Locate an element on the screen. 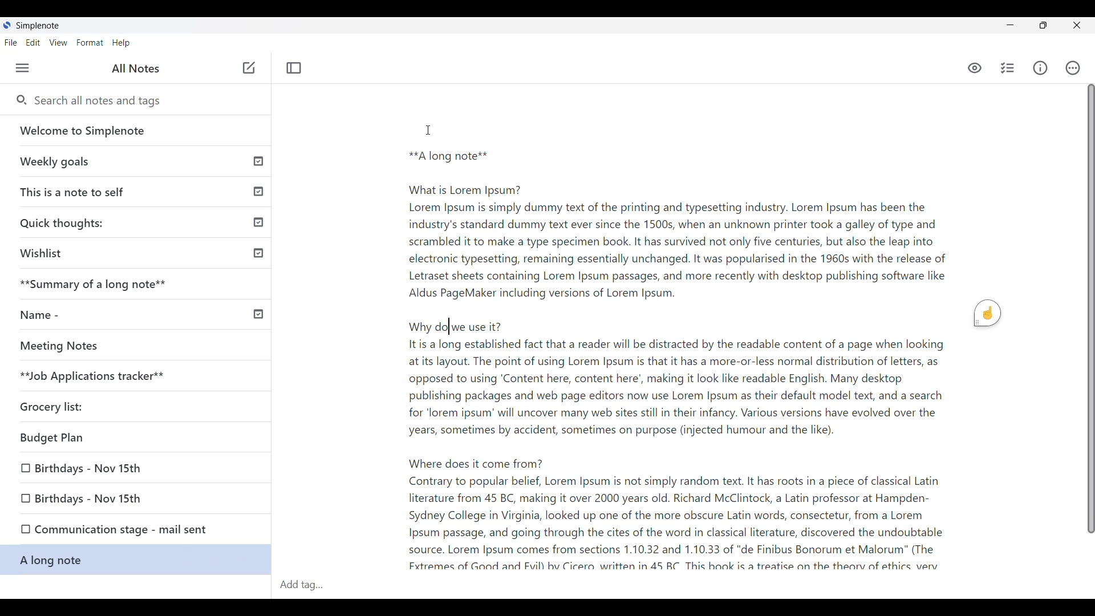 The width and height of the screenshot is (1095, 616). Welcome to Simplenote is located at coordinates (137, 131).